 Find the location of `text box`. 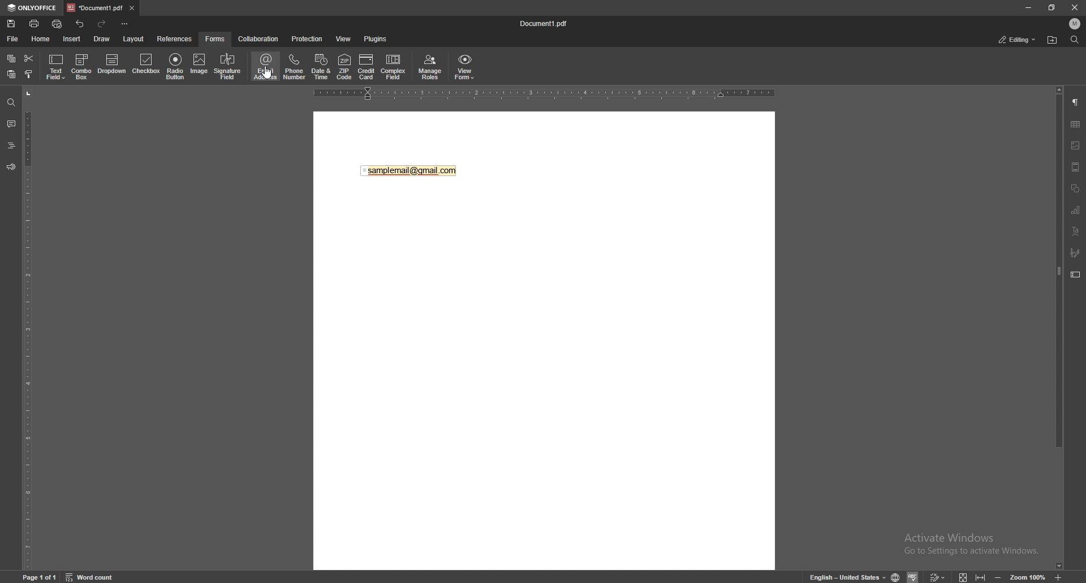

text box is located at coordinates (1076, 275).